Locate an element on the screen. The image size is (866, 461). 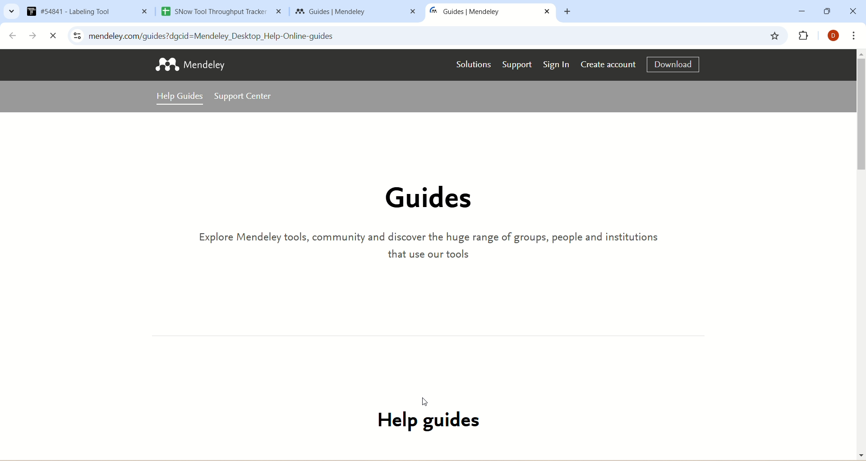
minimize is located at coordinates (799, 13).